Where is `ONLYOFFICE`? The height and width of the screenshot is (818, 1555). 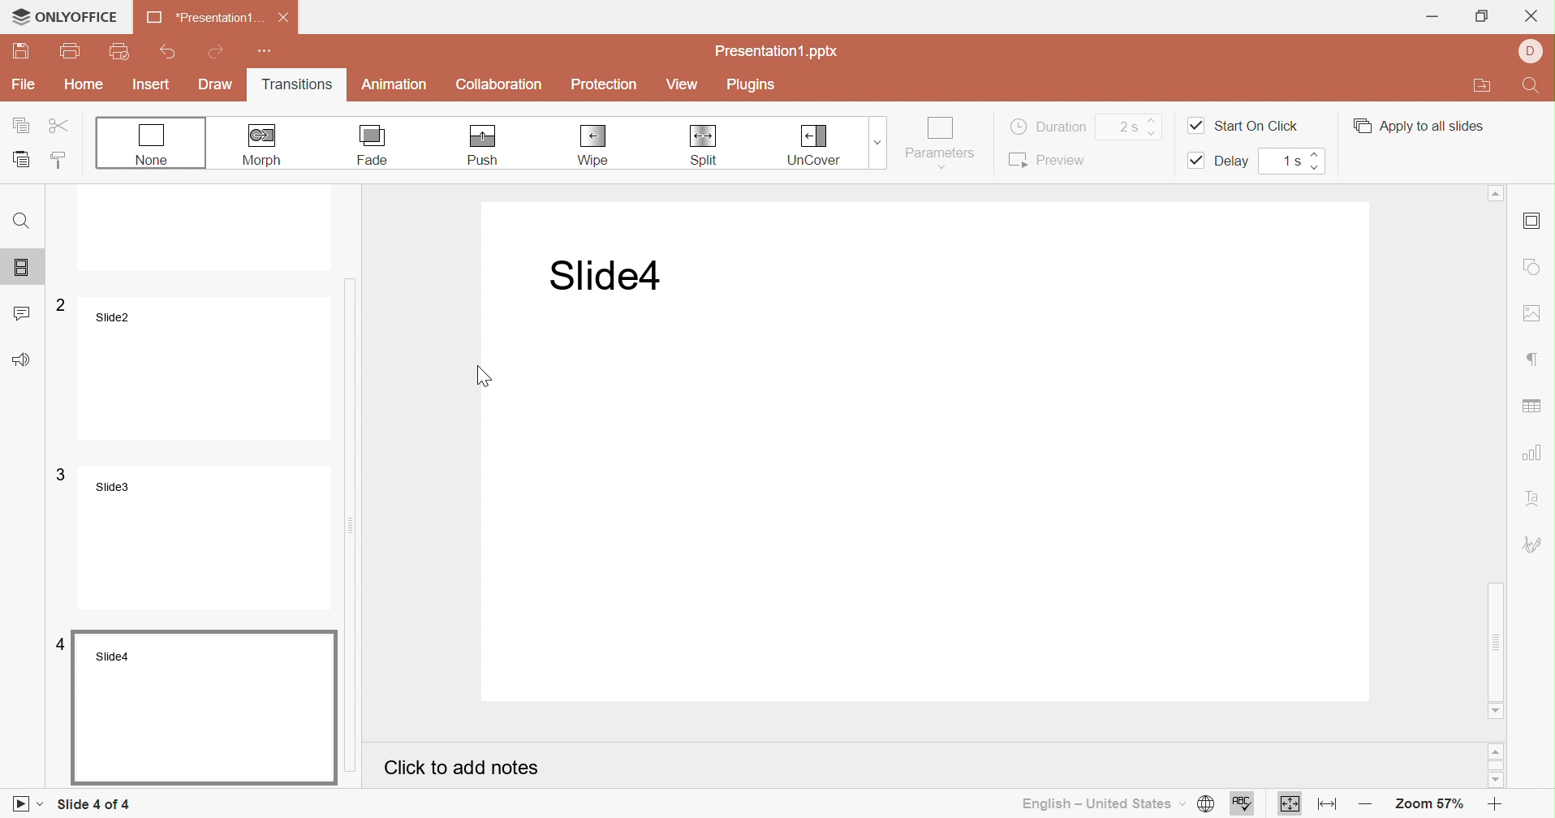
ONLYOFFICE is located at coordinates (64, 16).